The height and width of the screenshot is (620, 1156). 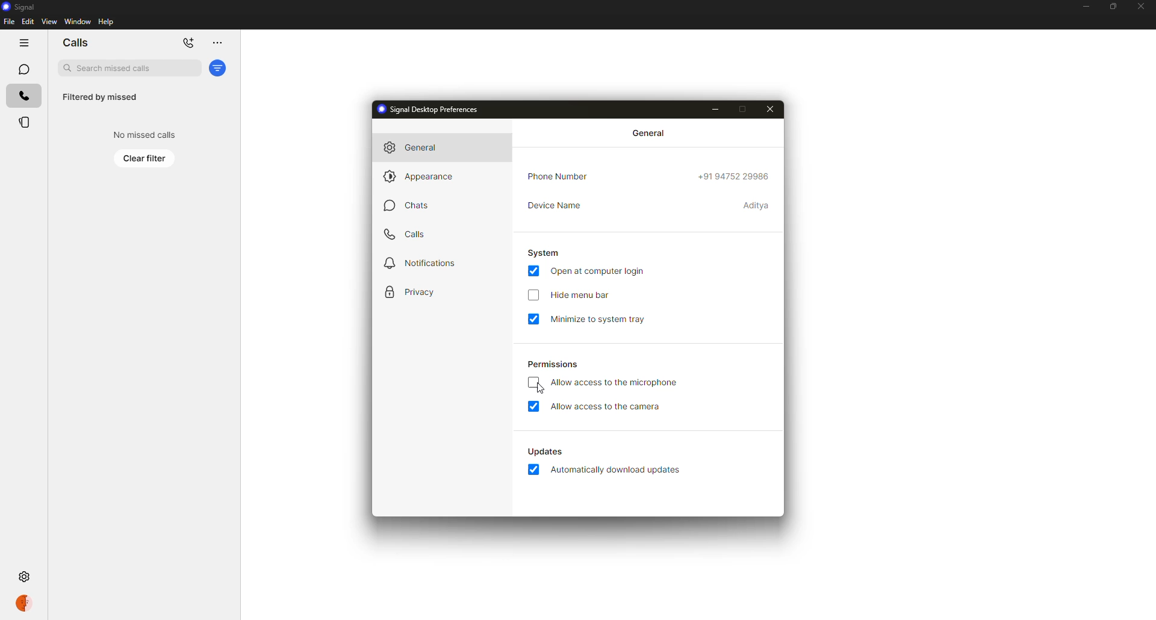 I want to click on no missed calls, so click(x=146, y=135).